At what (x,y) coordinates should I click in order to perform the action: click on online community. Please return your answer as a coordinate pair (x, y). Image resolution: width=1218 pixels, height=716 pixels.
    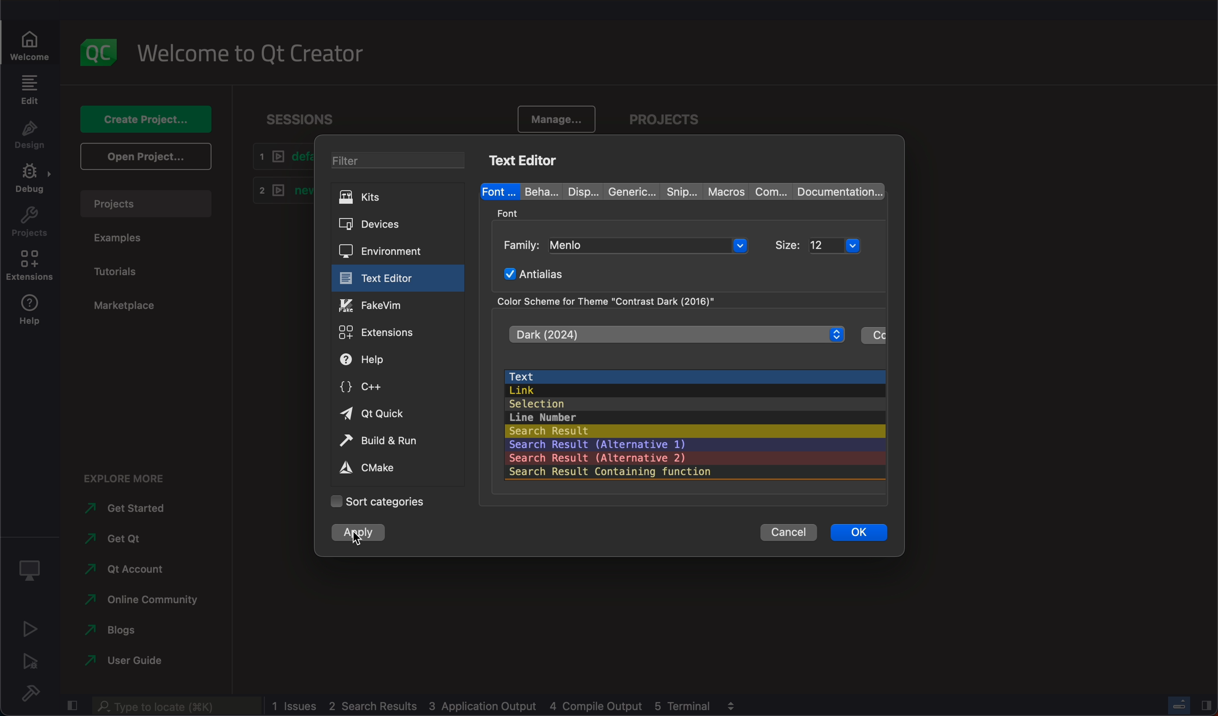
    Looking at the image, I should click on (141, 601).